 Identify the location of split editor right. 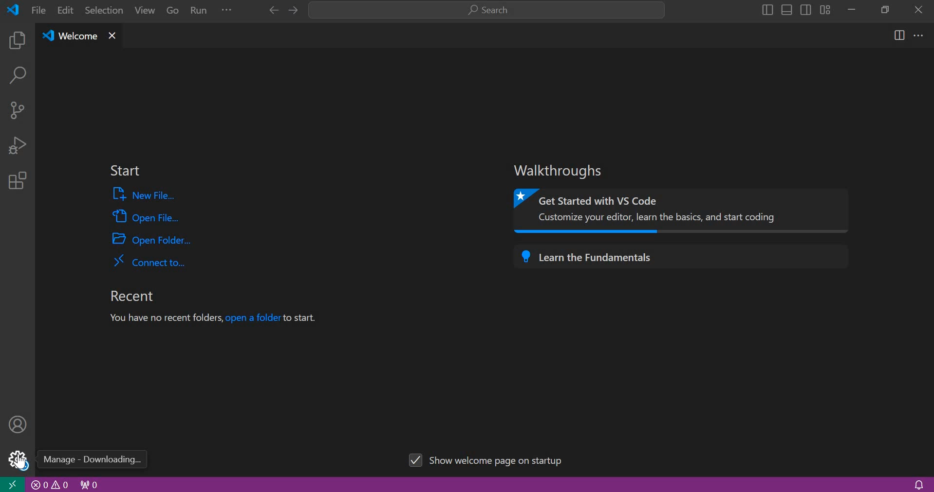
(900, 35).